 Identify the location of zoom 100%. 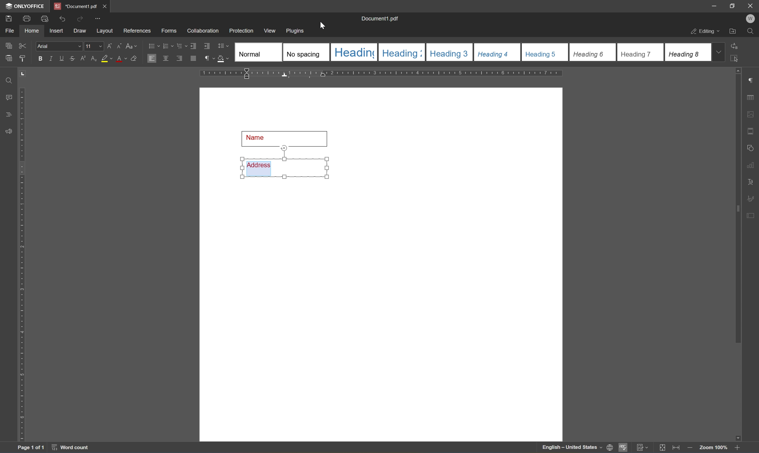
(713, 447).